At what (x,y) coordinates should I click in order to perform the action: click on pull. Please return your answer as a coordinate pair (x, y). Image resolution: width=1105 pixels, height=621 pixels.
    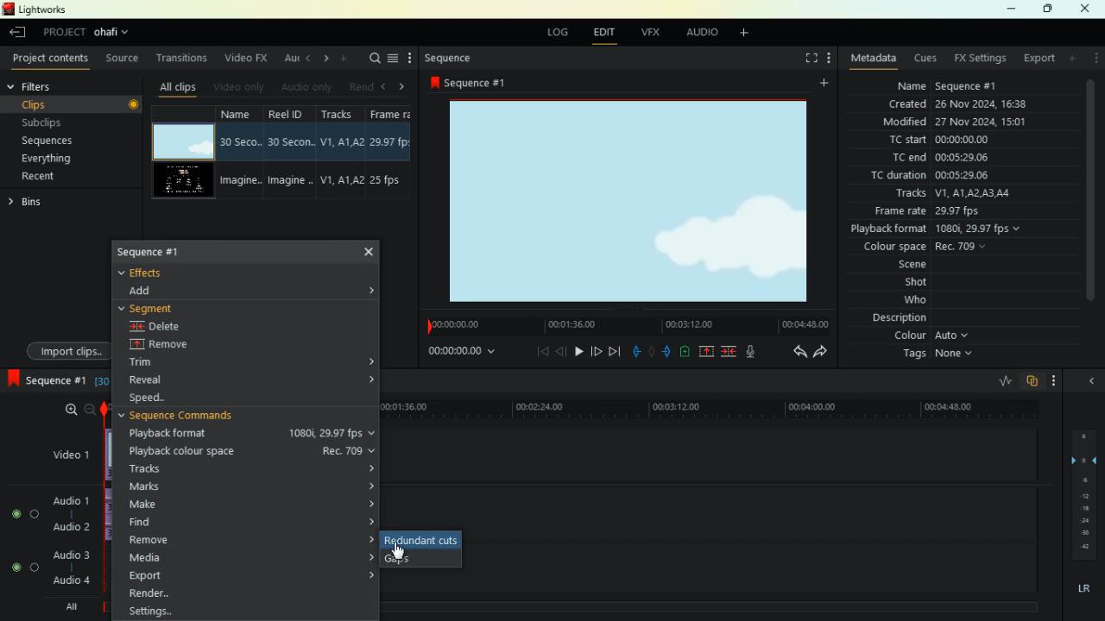
    Looking at the image, I should click on (634, 349).